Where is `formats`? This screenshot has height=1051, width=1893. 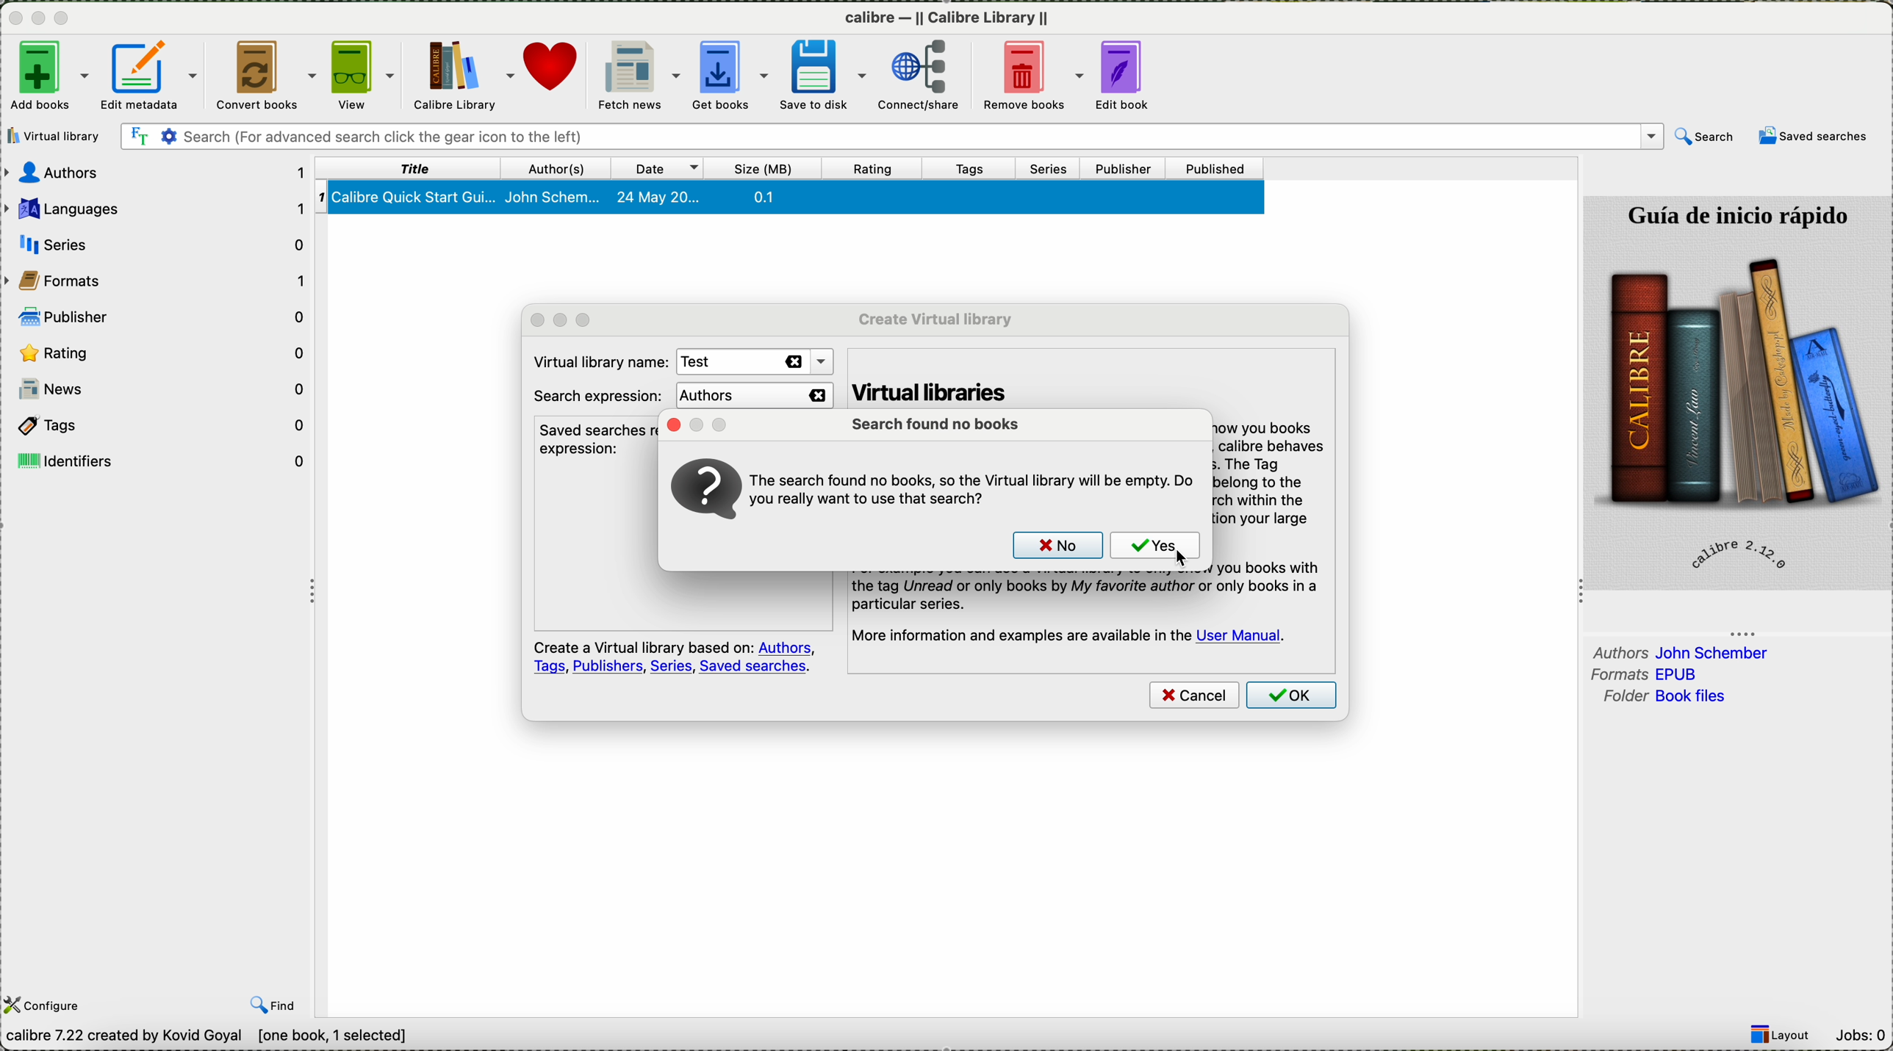
formats is located at coordinates (159, 280).